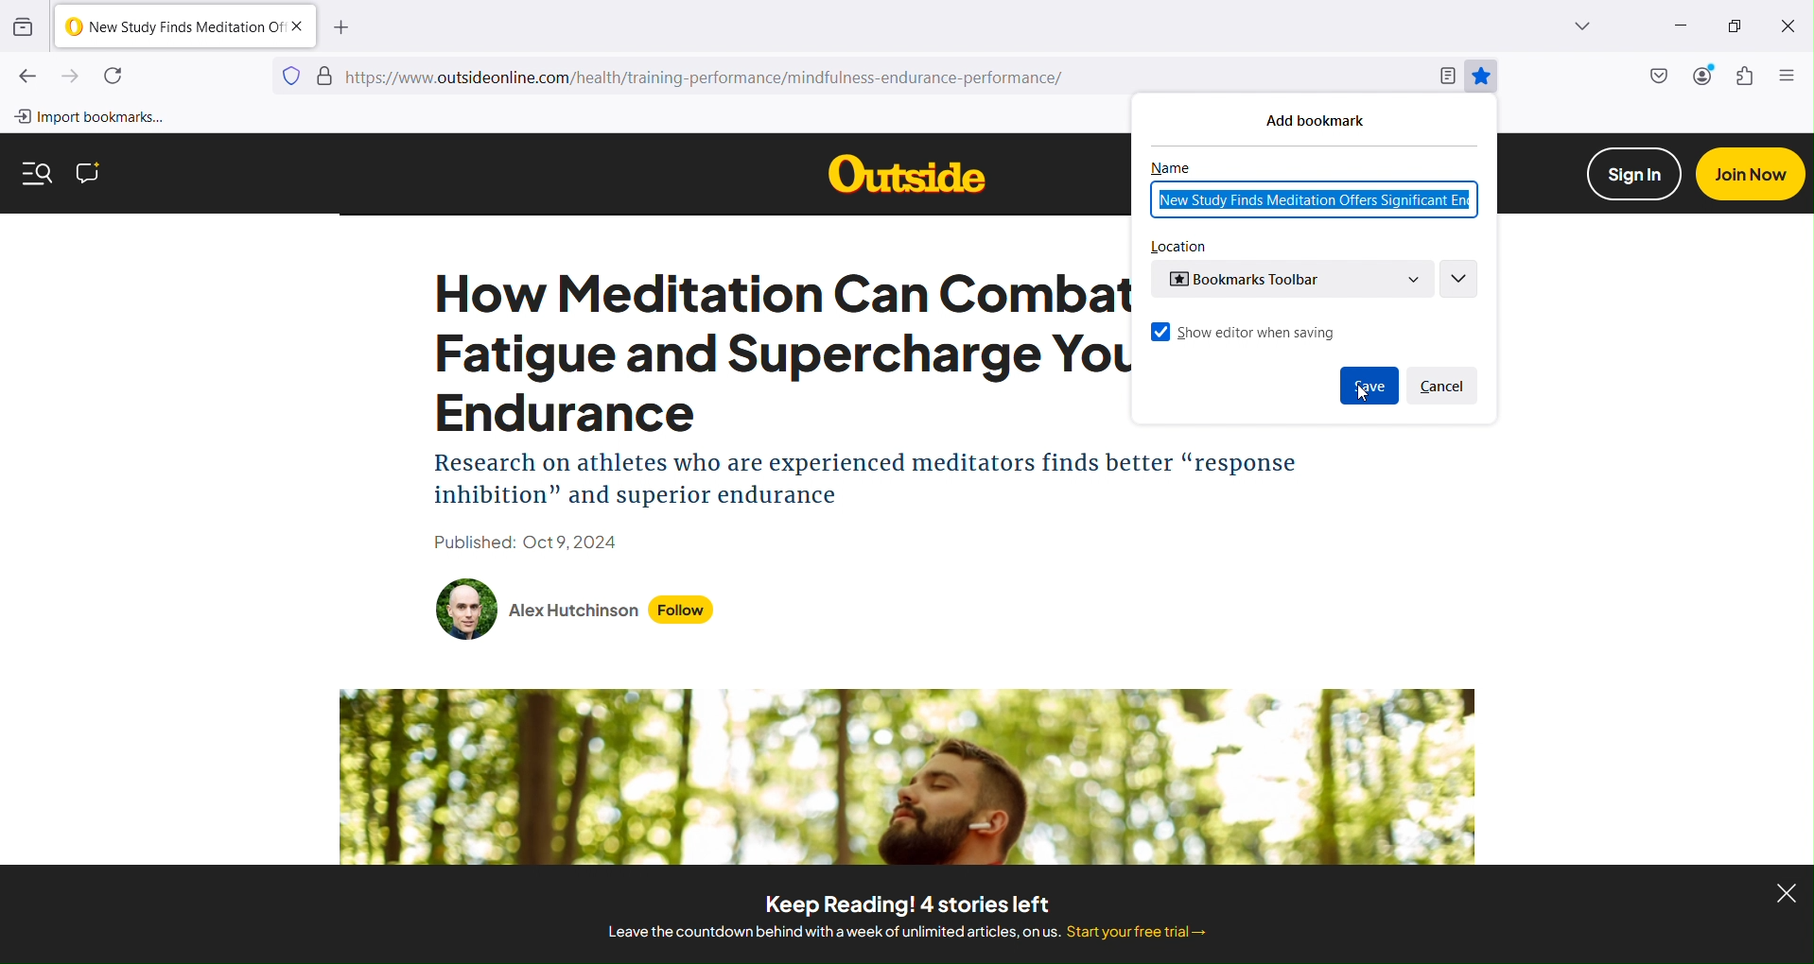 Image resolution: width=1814 pixels, height=964 pixels. What do you see at coordinates (909, 776) in the screenshot?
I see `Article banner` at bounding box center [909, 776].